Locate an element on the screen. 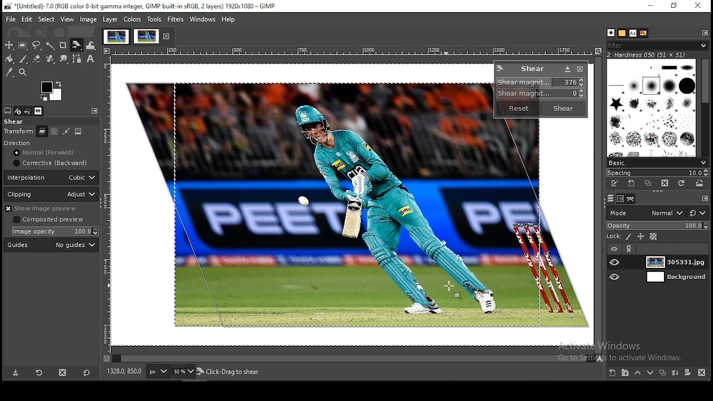 The height and width of the screenshot is (401, 713). delete this layer is located at coordinates (62, 372).